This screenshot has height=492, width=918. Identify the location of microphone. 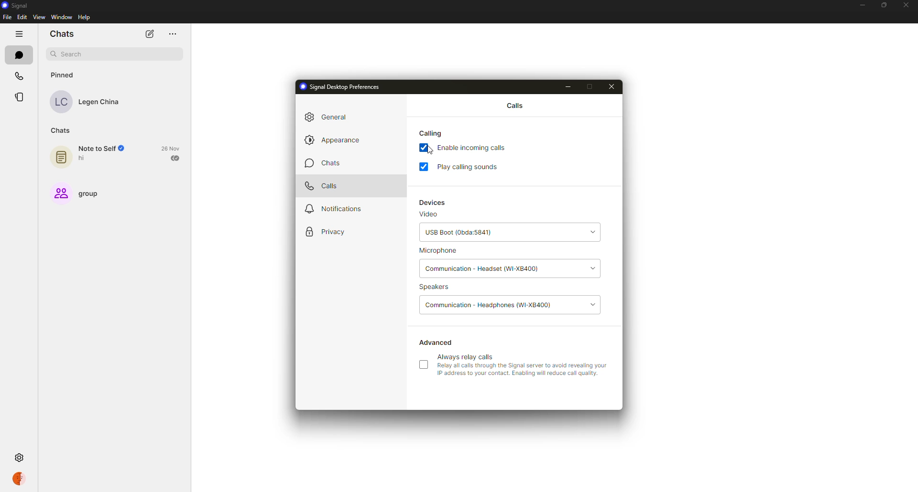
(440, 250).